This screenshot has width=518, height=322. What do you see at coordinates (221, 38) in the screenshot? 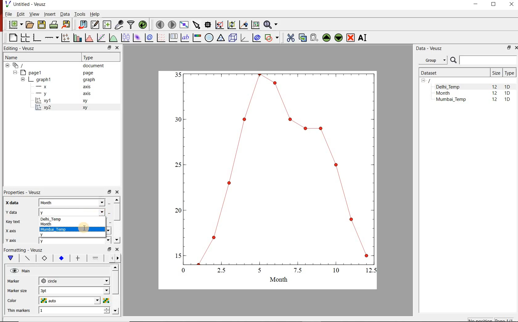
I see `Ternary graph` at bounding box center [221, 38].